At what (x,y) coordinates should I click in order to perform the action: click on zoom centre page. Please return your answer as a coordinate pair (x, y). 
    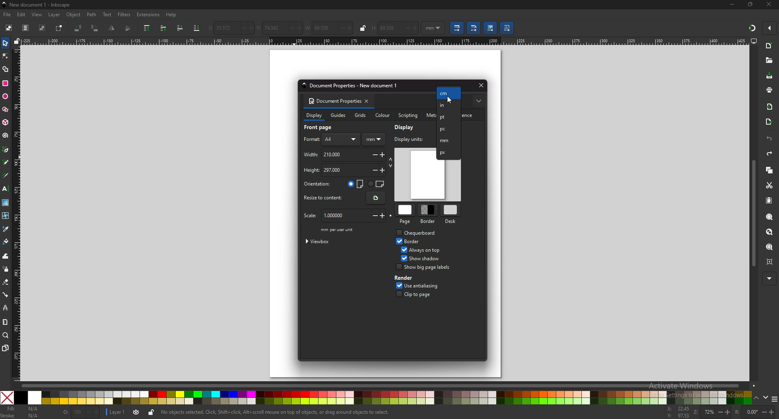
    Looking at the image, I should click on (770, 262).